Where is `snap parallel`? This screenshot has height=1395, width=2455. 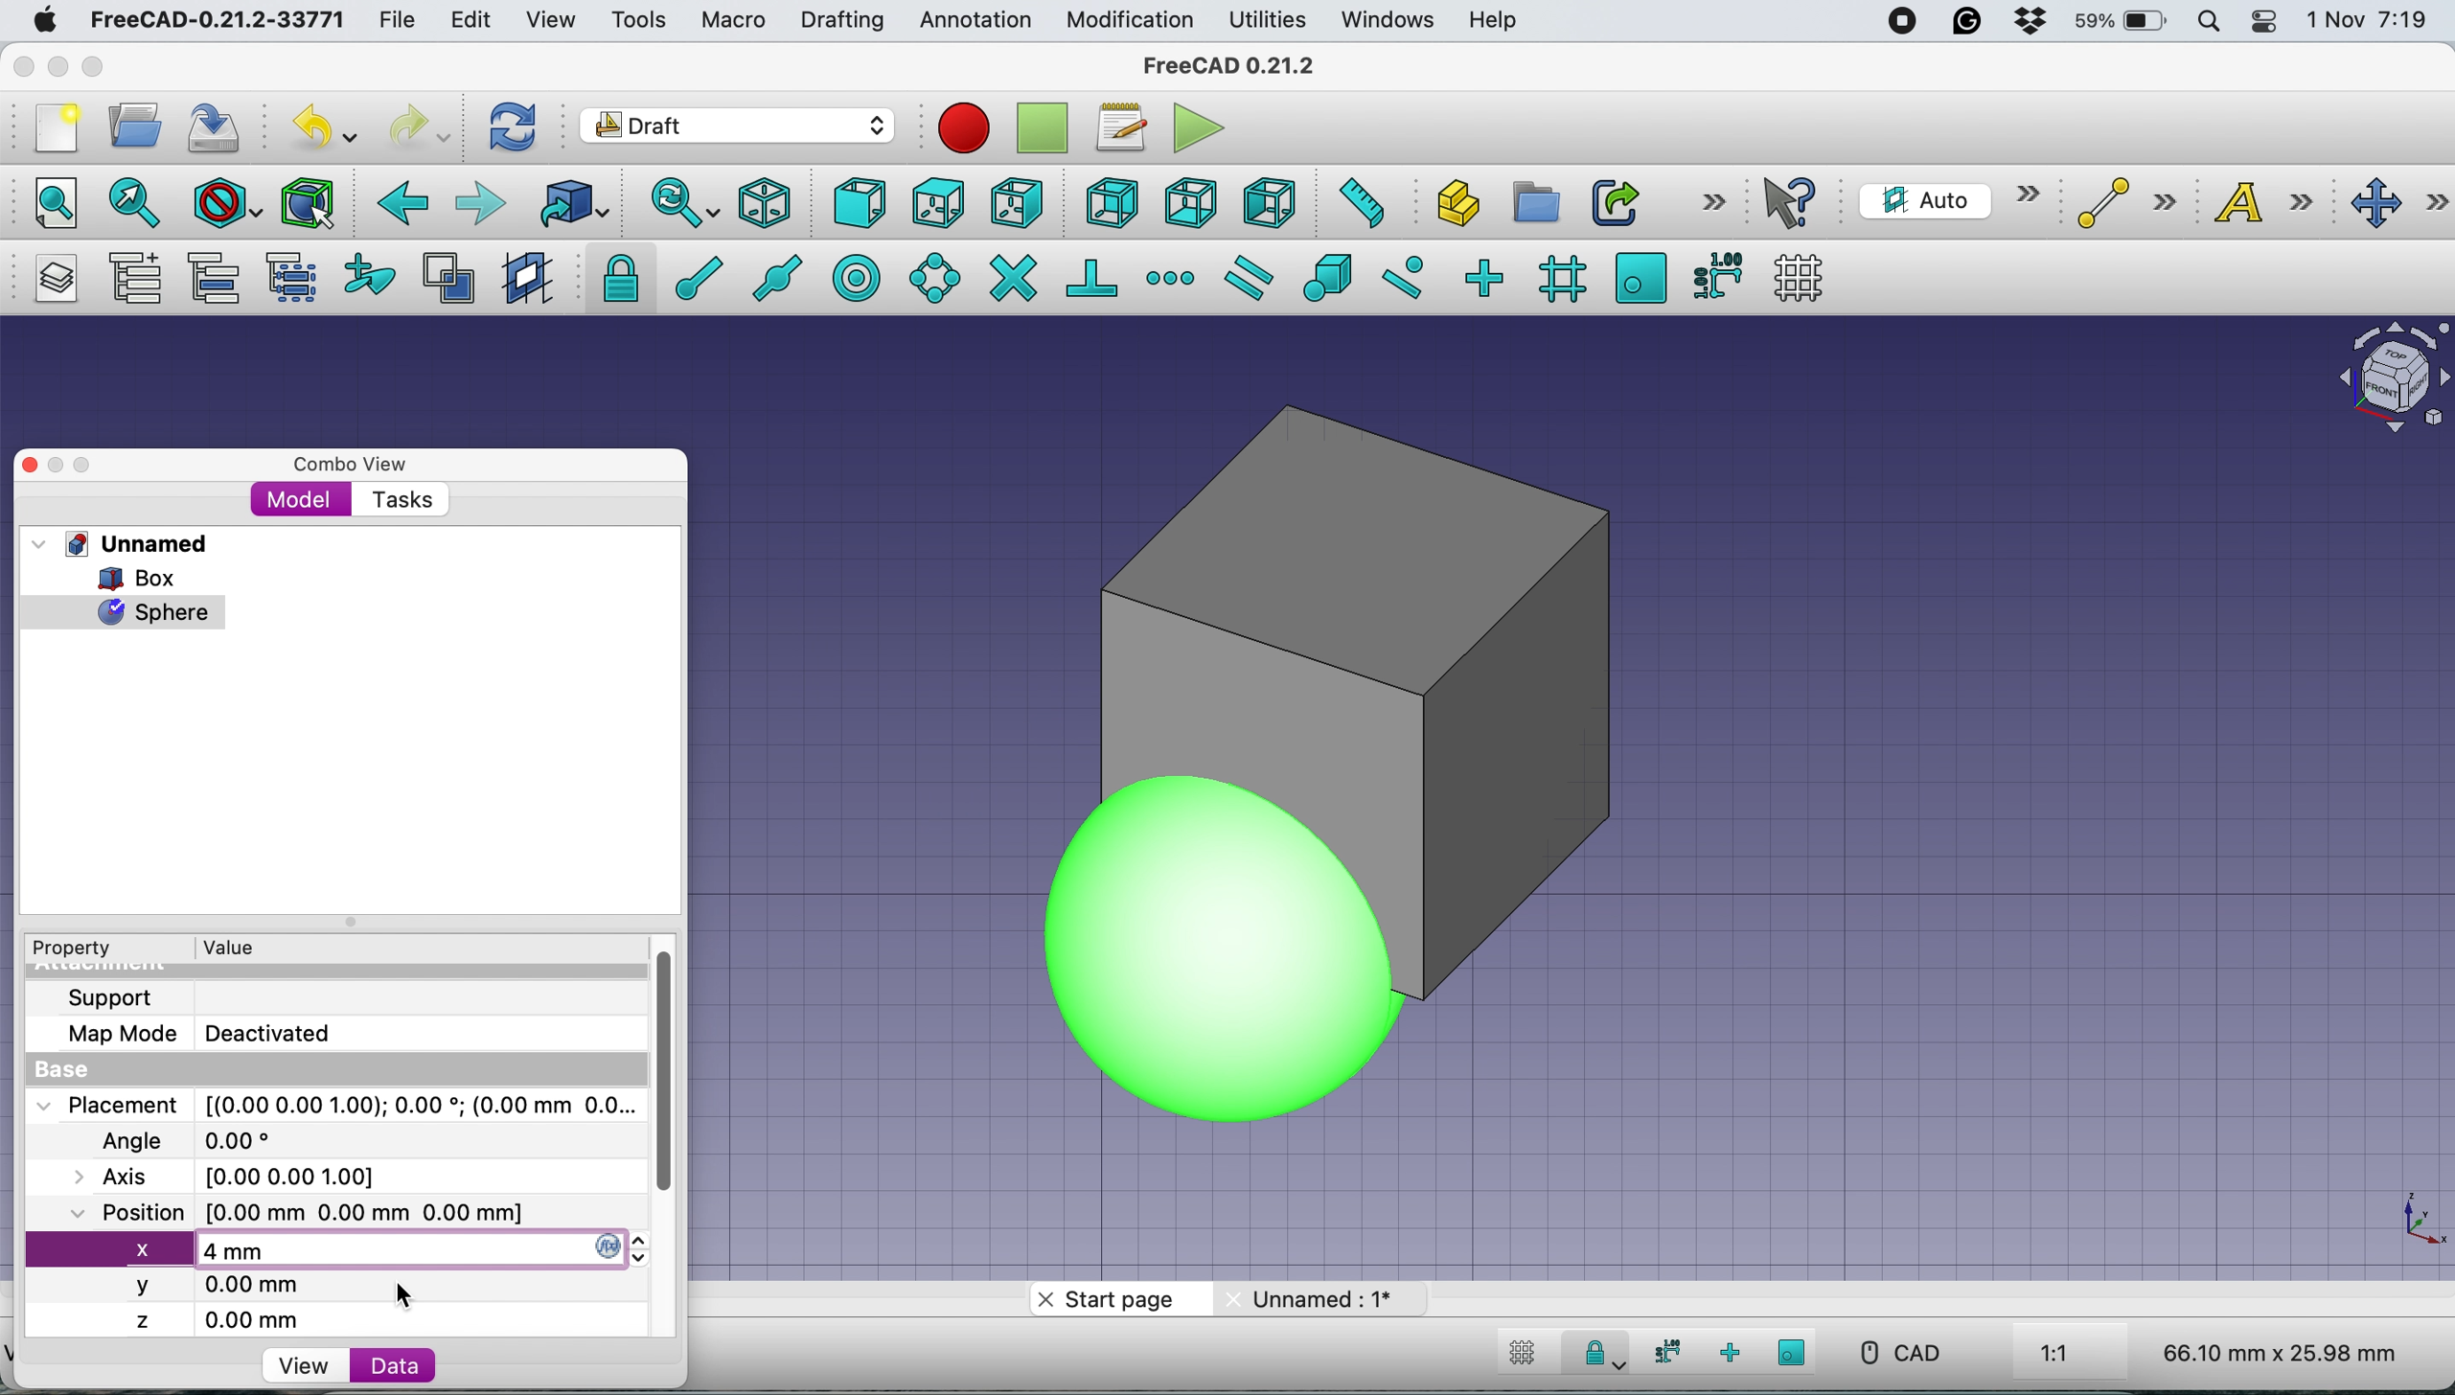 snap parallel is located at coordinates (1245, 279).